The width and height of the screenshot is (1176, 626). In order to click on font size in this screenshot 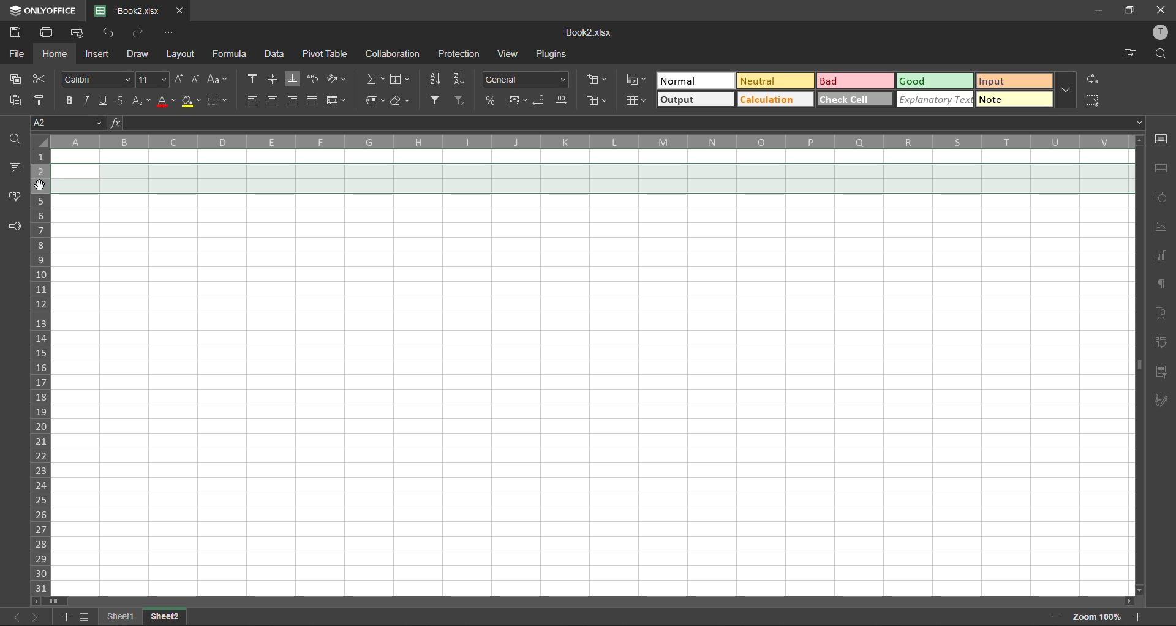, I will do `click(153, 80)`.